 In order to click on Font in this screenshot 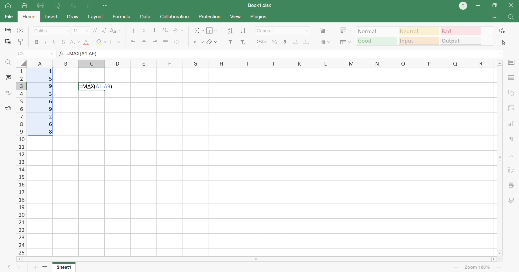, I will do `click(44, 32)`.